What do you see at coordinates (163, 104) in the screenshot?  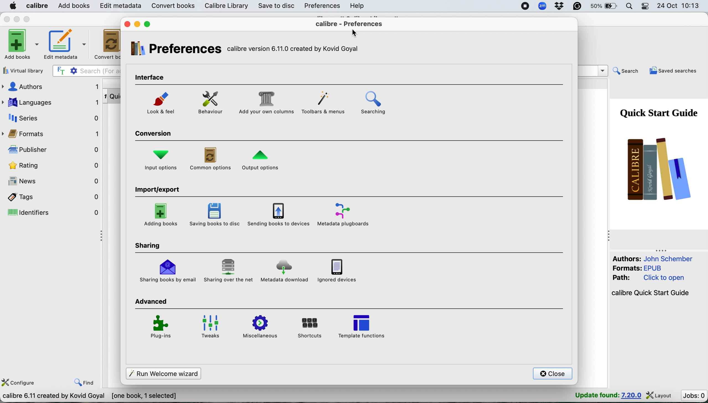 I see `look and feel` at bounding box center [163, 104].